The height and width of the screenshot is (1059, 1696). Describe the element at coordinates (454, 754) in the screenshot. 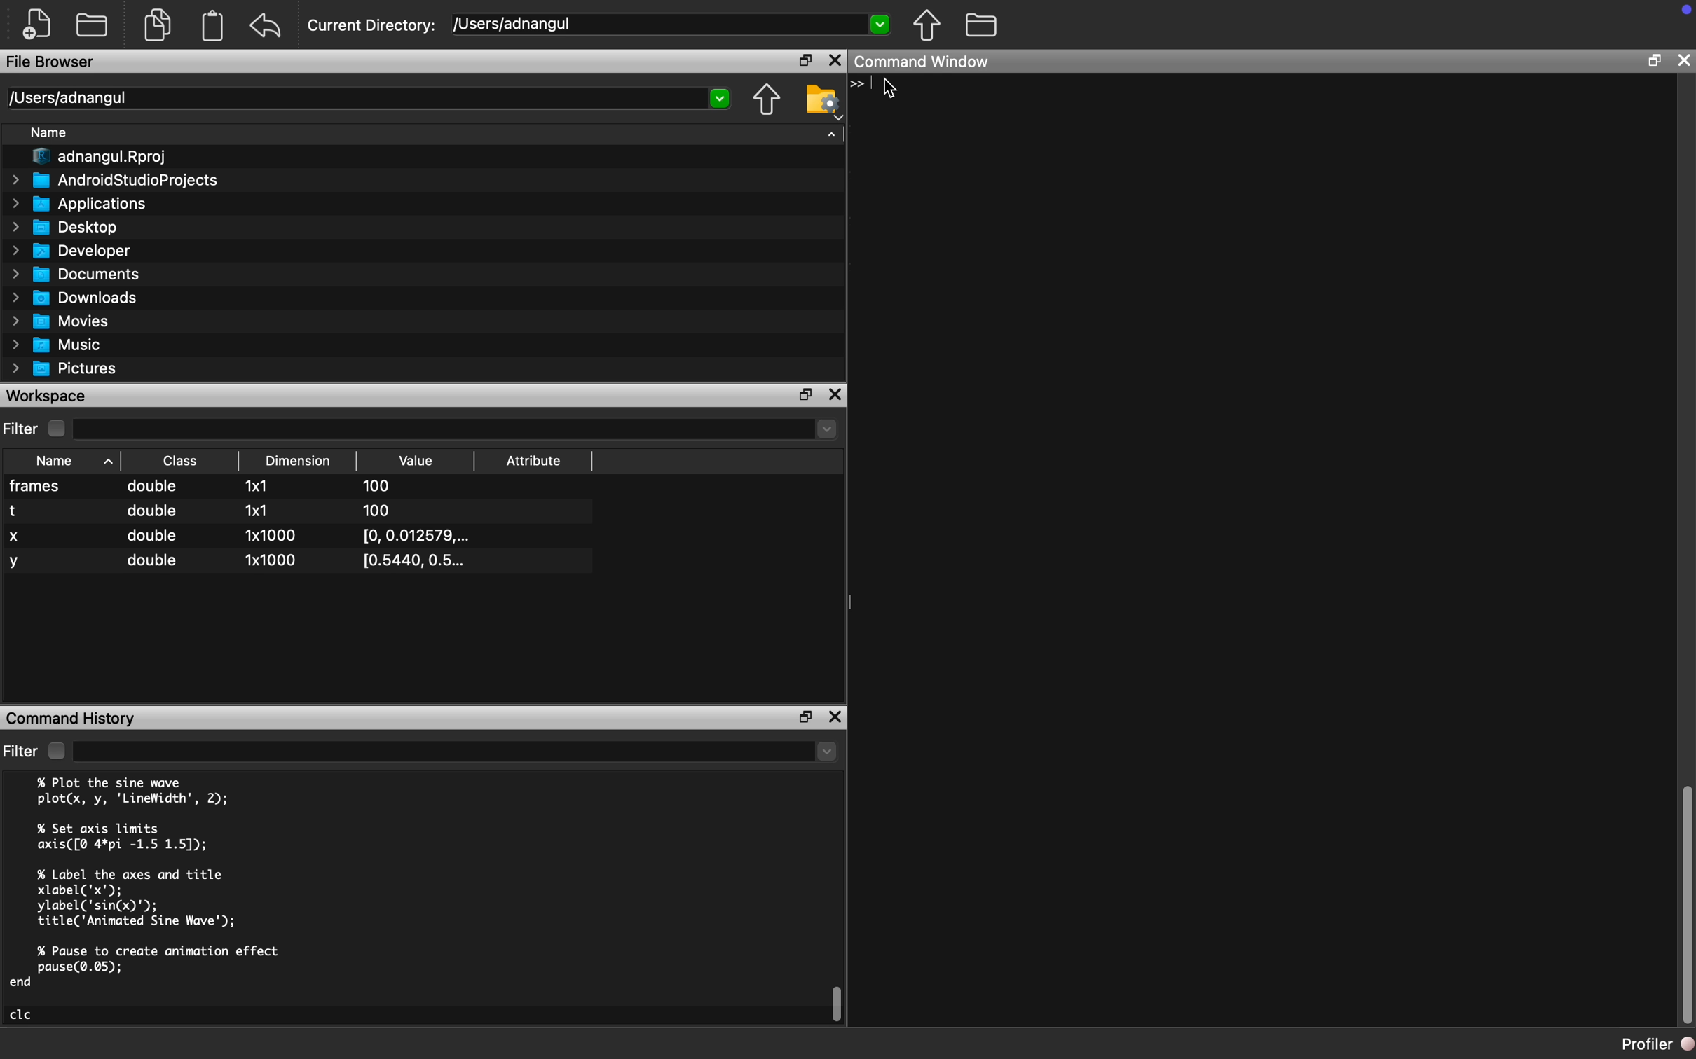

I see `Dropdown` at that location.